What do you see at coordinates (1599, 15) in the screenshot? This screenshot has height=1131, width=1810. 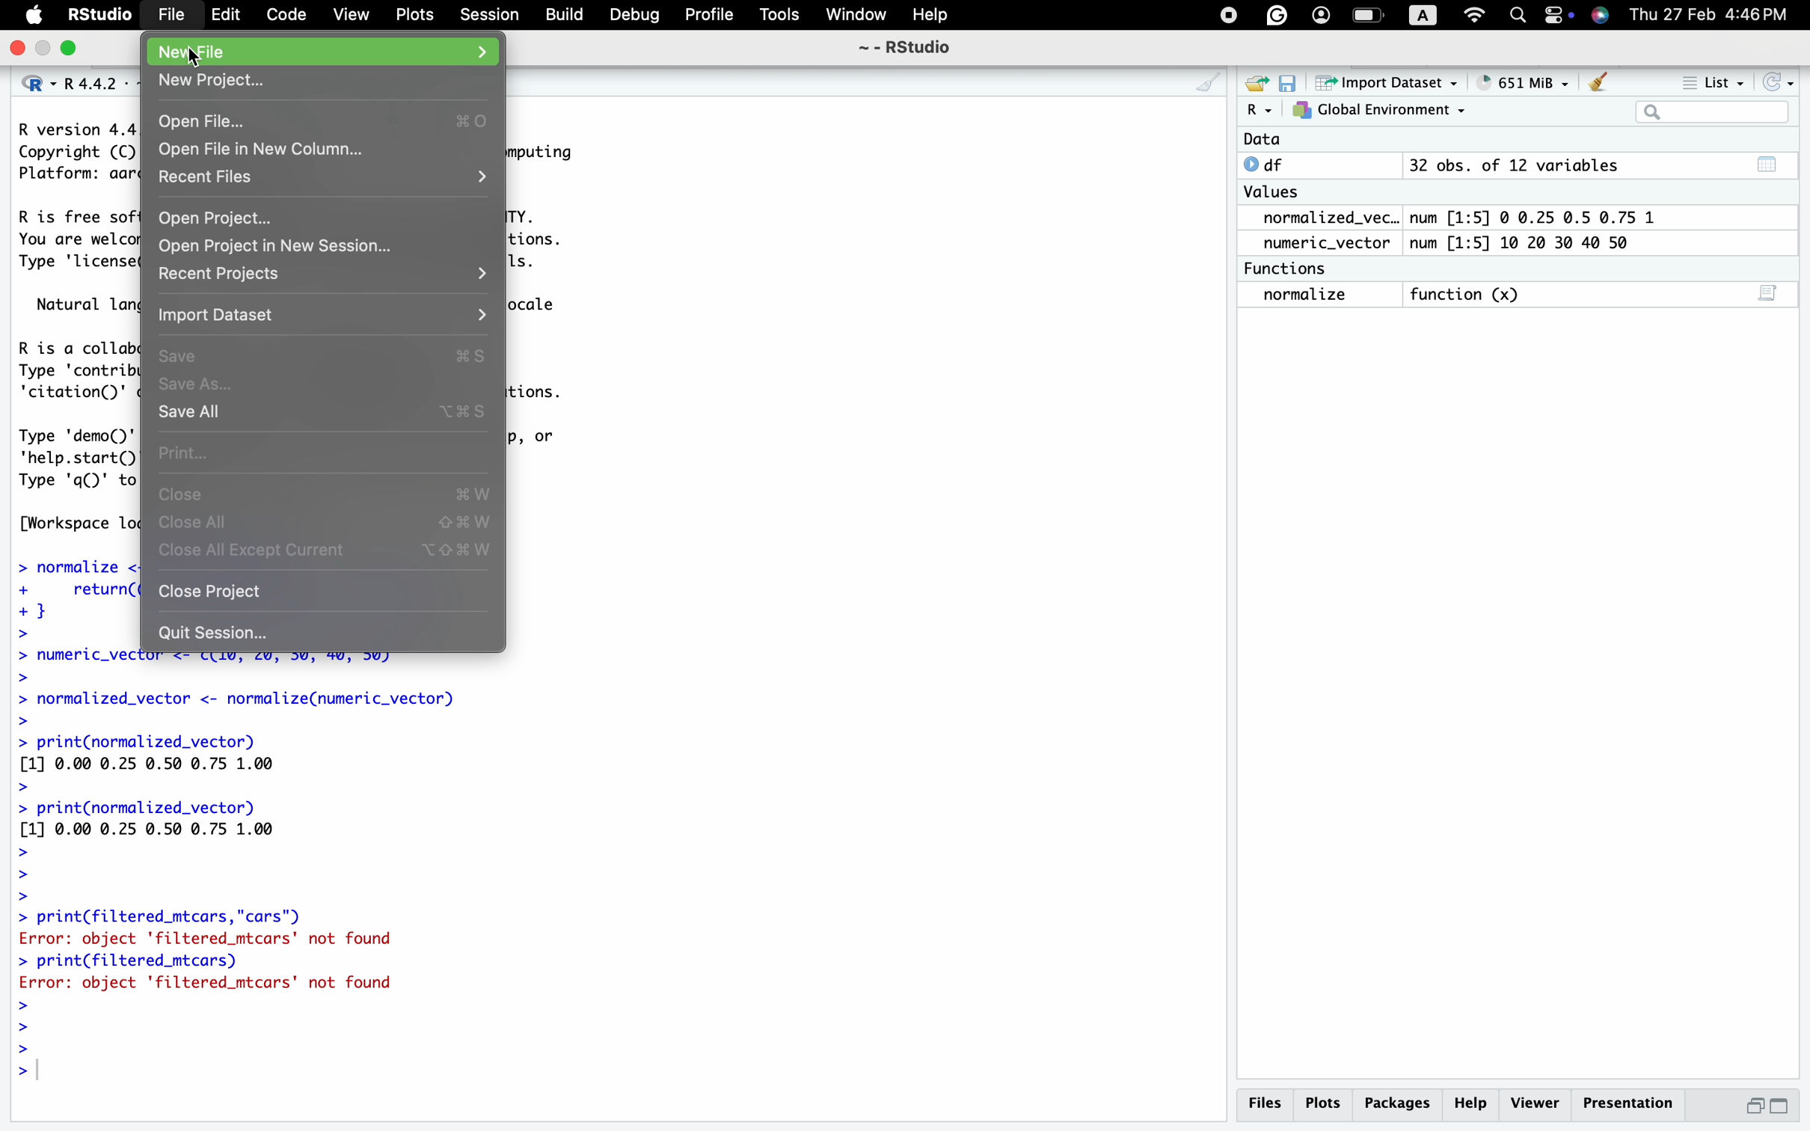 I see `utility` at bounding box center [1599, 15].